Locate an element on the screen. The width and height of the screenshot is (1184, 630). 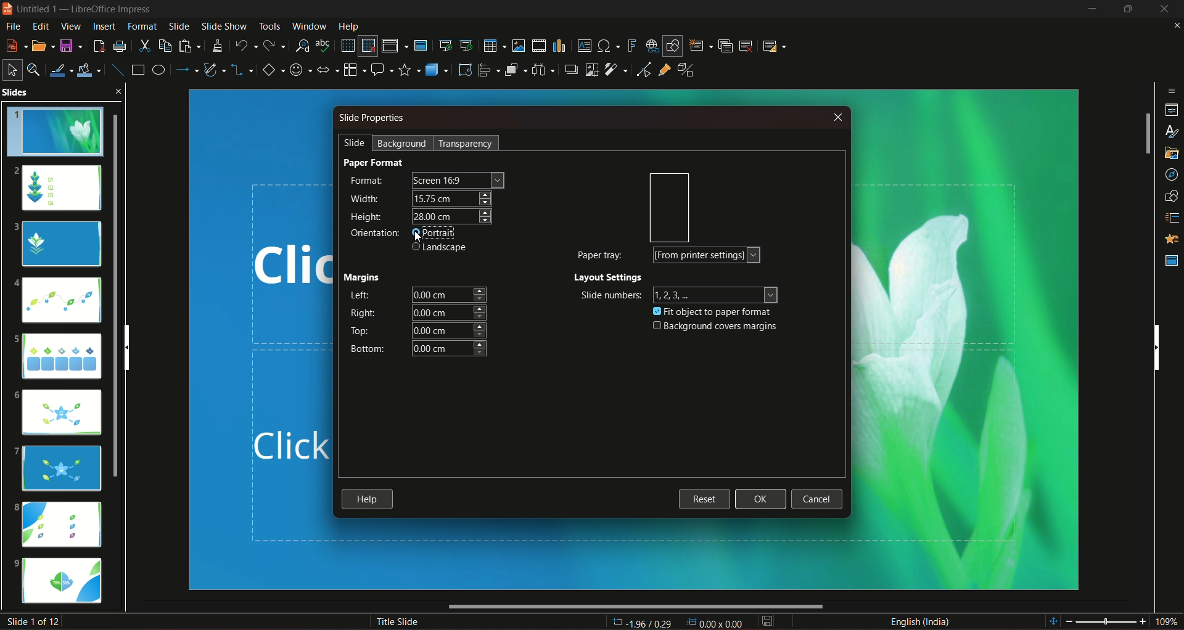
layout settings is located at coordinates (609, 278).